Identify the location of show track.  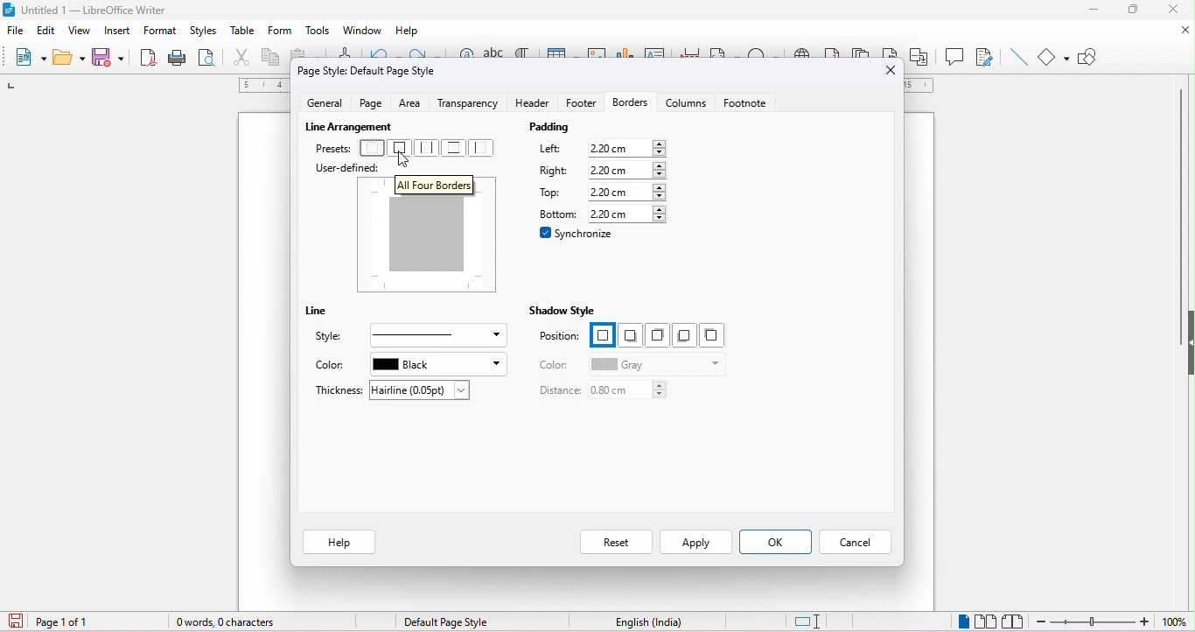
(982, 56).